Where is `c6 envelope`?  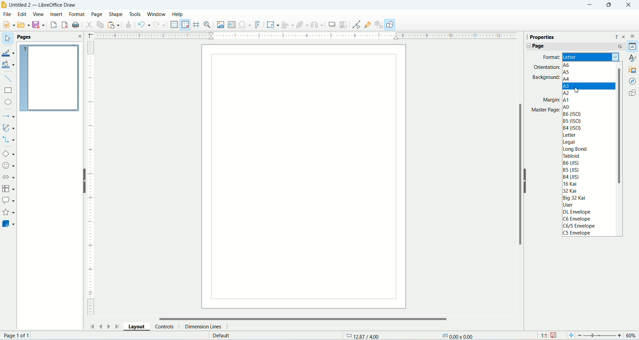
c6 envelope is located at coordinates (580, 220).